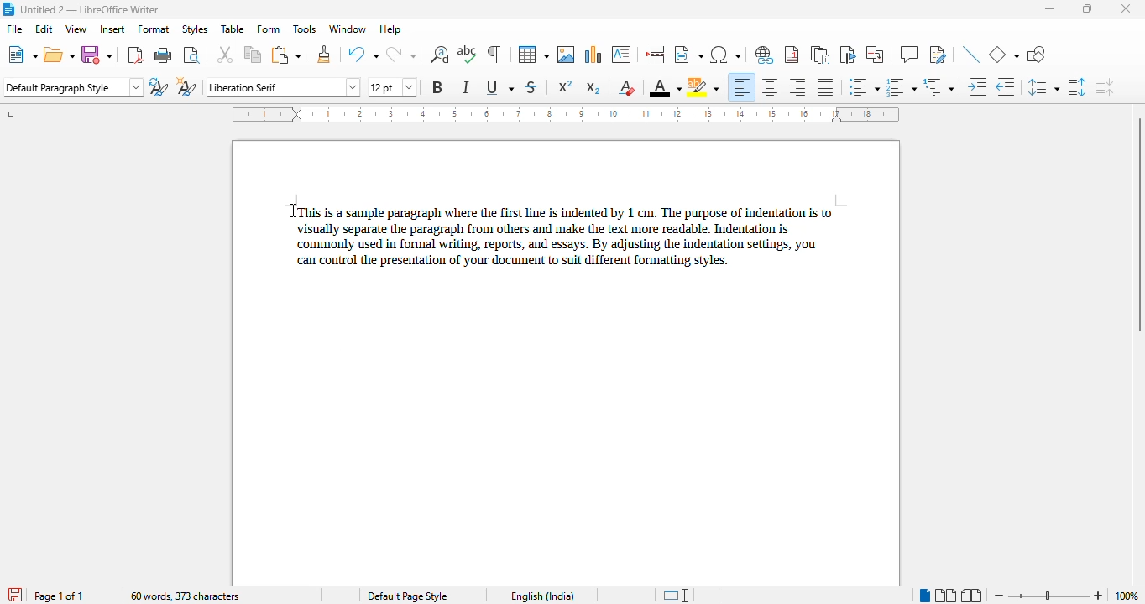 The height and width of the screenshot is (604, 1145). Describe the element at coordinates (89, 8) in the screenshot. I see `title` at that location.